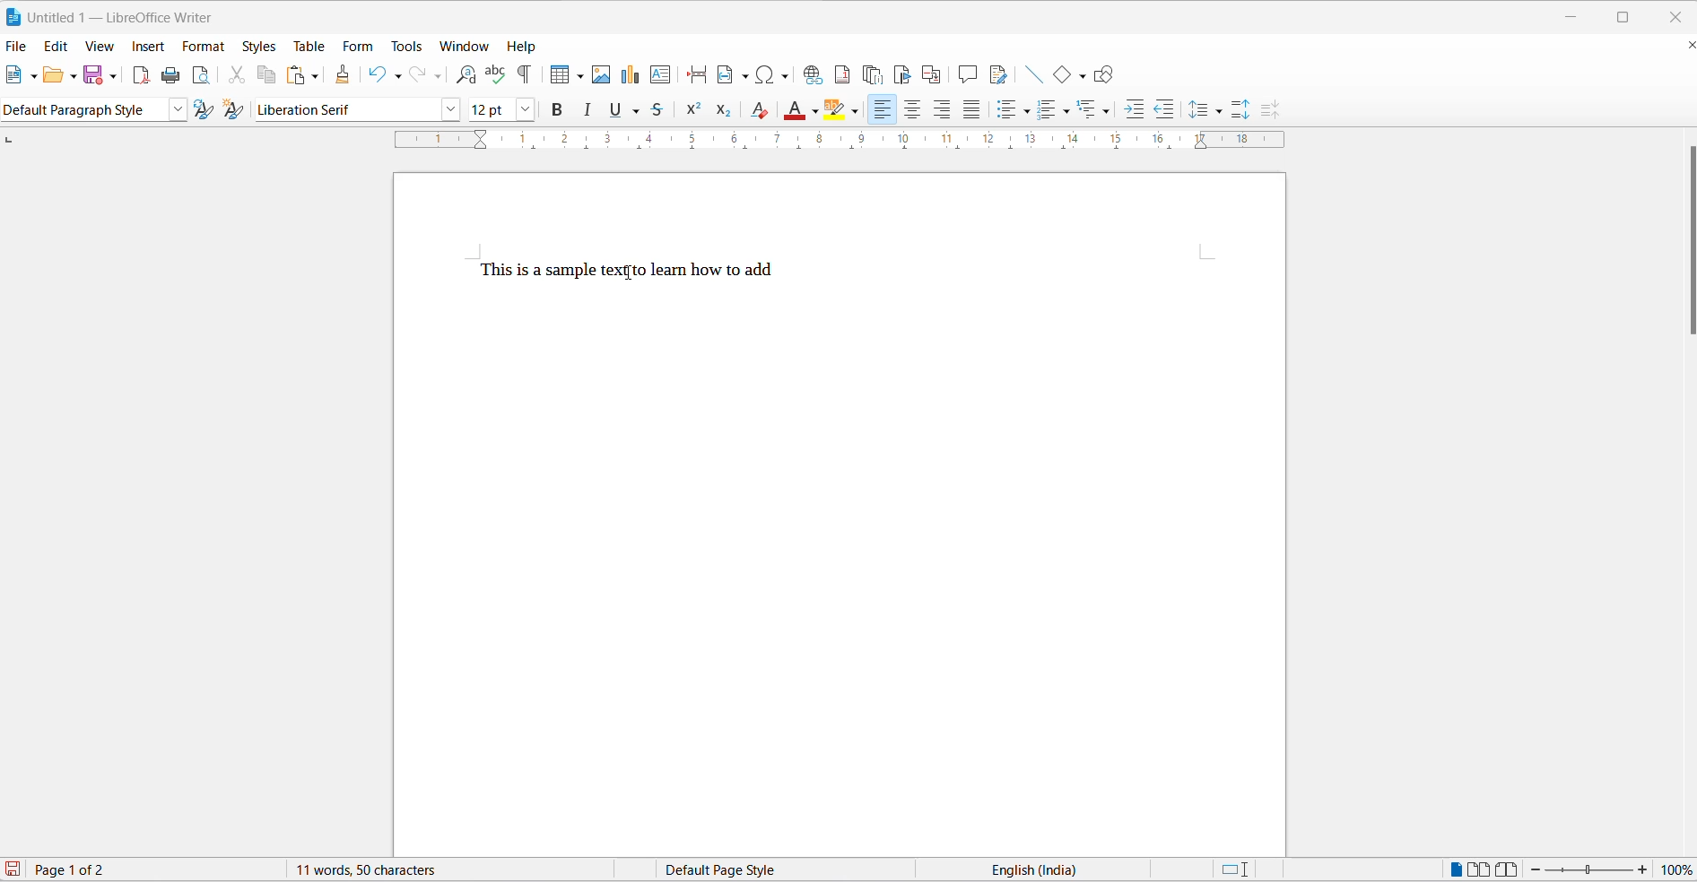  What do you see at coordinates (439, 75) in the screenshot?
I see `redo  options` at bounding box center [439, 75].